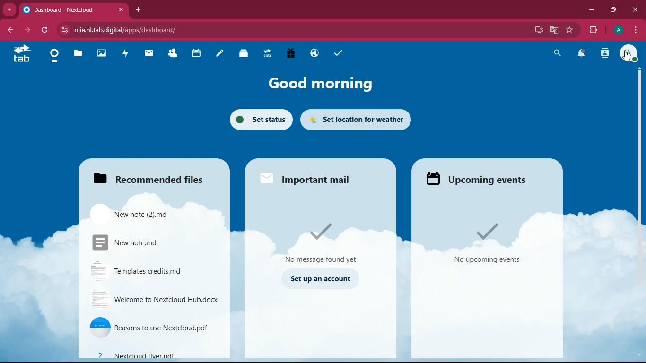  What do you see at coordinates (60, 10) in the screenshot?
I see `tab` at bounding box center [60, 10].